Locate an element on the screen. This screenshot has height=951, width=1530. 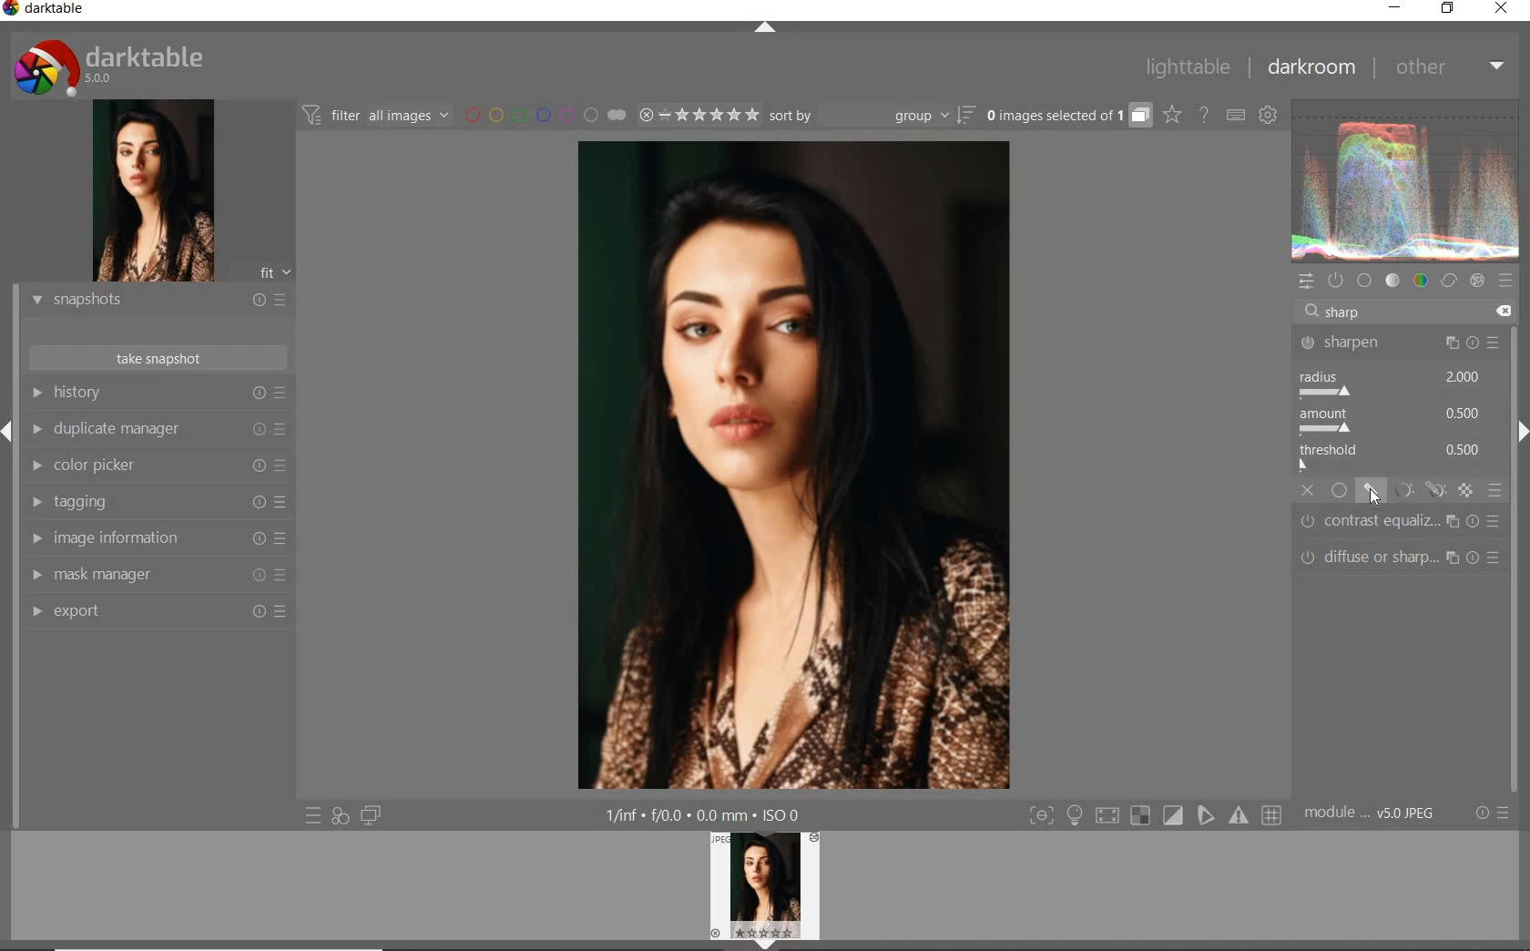
show global preferences is located at coordinates (1267, 111).